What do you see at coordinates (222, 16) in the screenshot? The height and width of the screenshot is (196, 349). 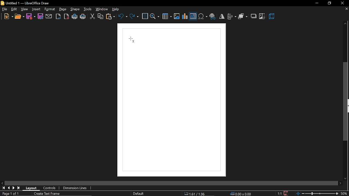 I see `flip` at bounding box center [222, 16].